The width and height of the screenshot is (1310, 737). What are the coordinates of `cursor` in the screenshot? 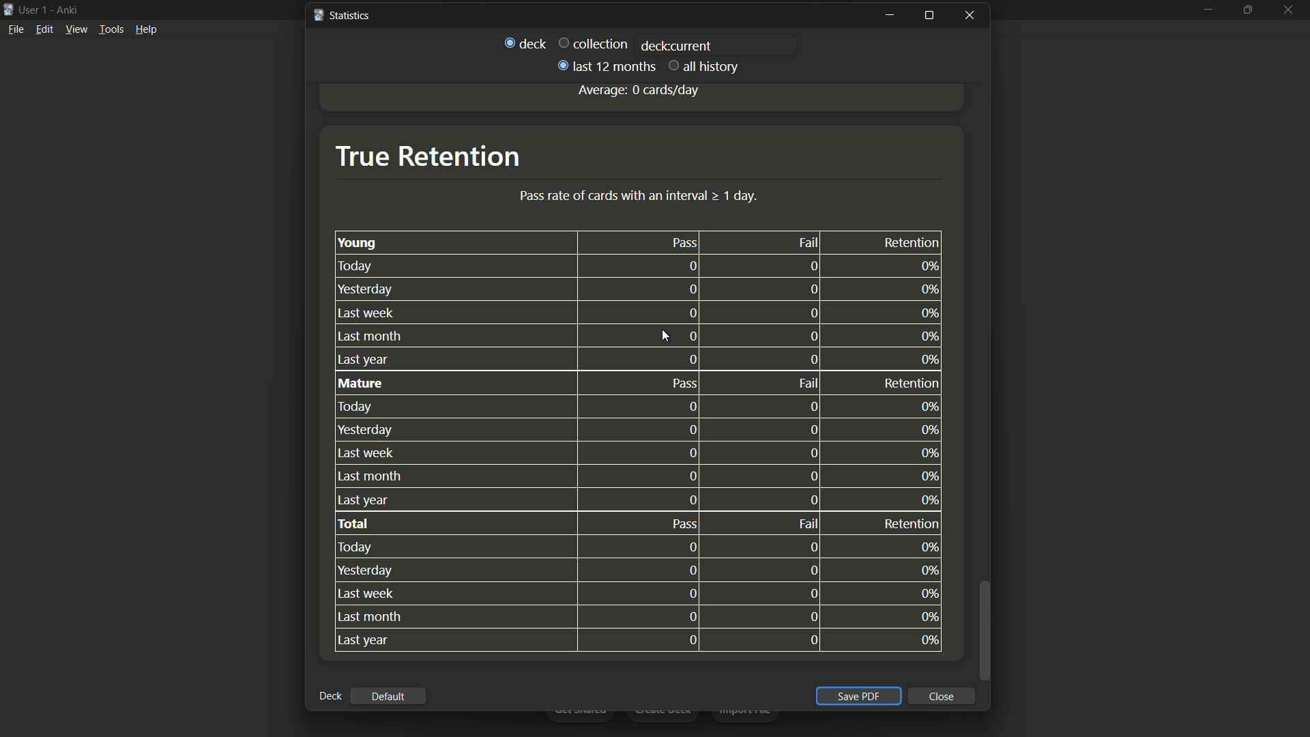 It's located at (666, 337).